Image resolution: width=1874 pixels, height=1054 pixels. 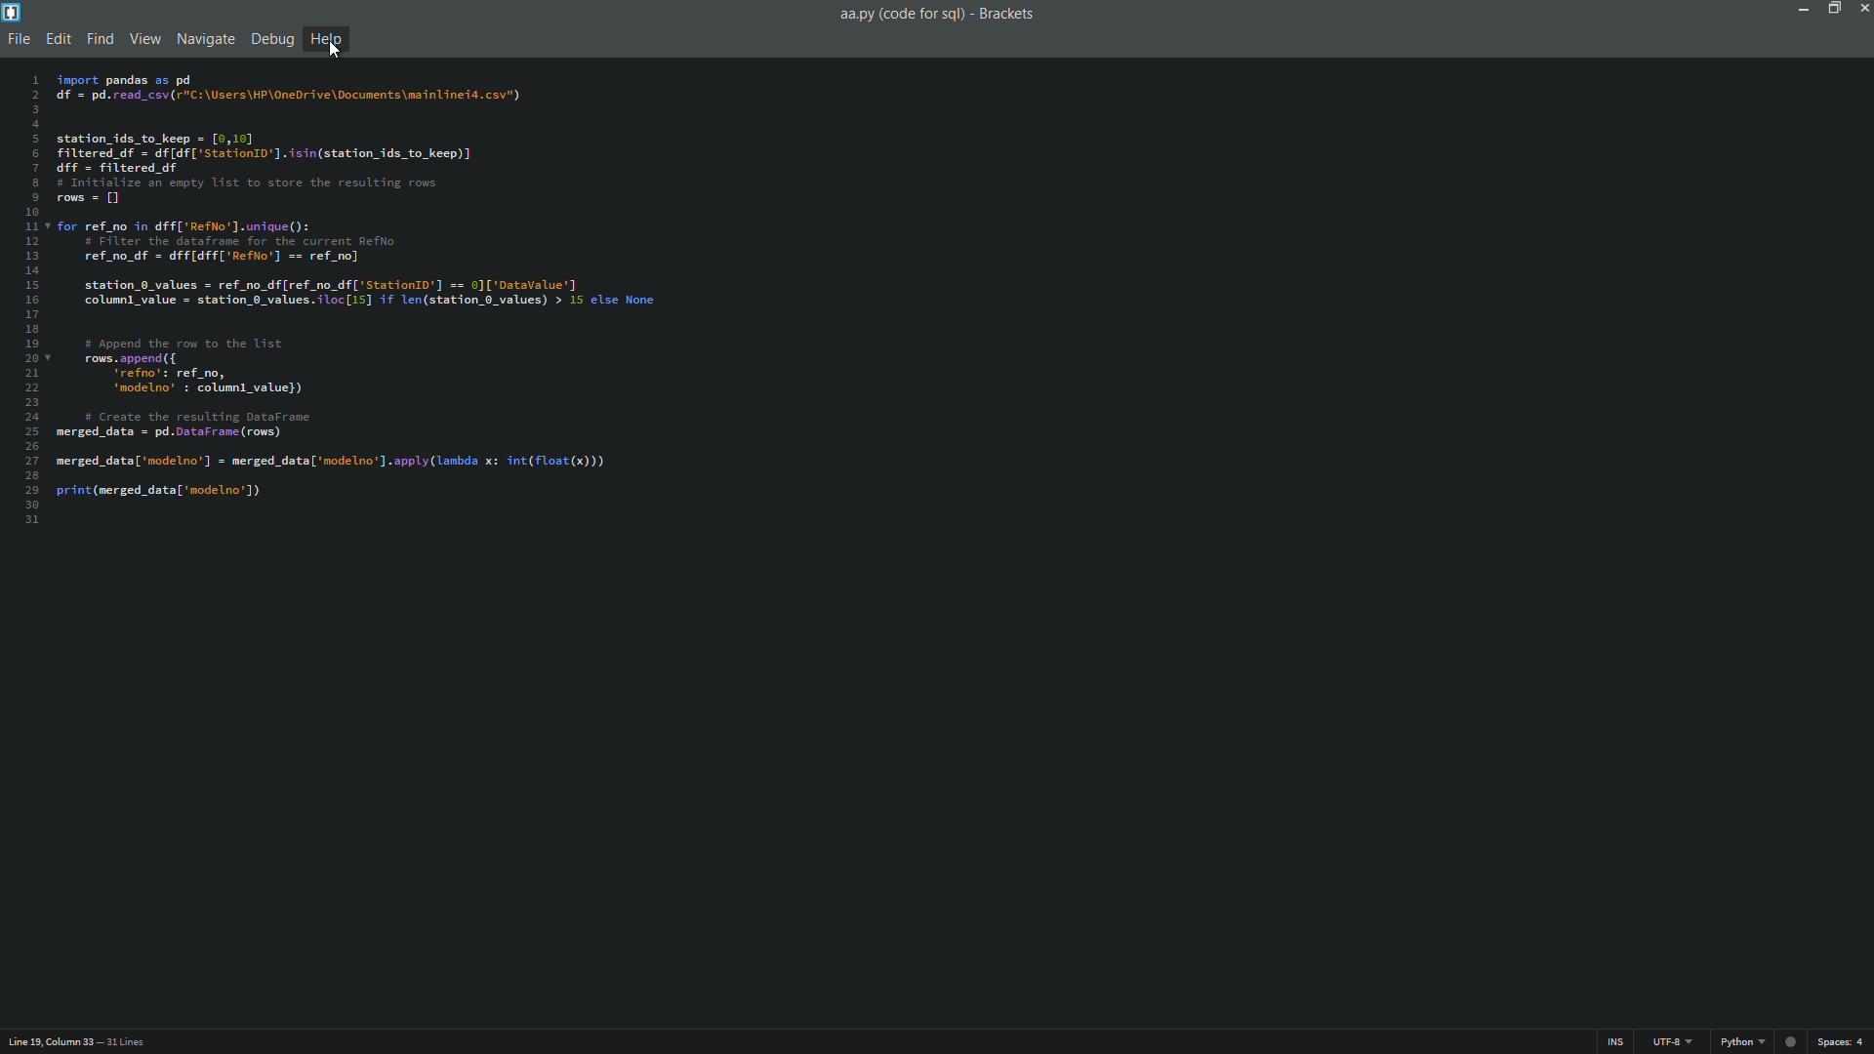 What do you see at coordinates (59, 39) in the screenshot?
I see `edit menu` at bounding box center [59, 39].